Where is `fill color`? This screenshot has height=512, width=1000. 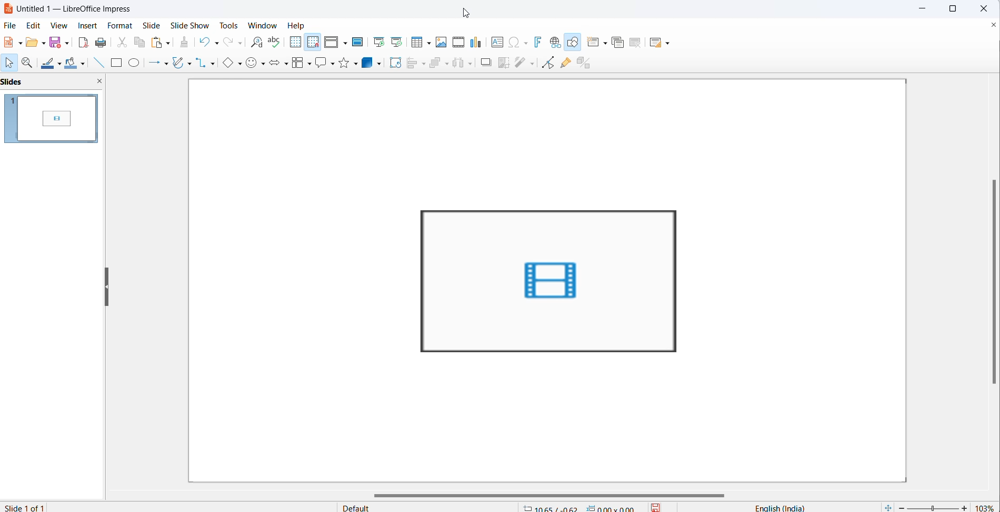
fill color is located at coordinates (71, 64).